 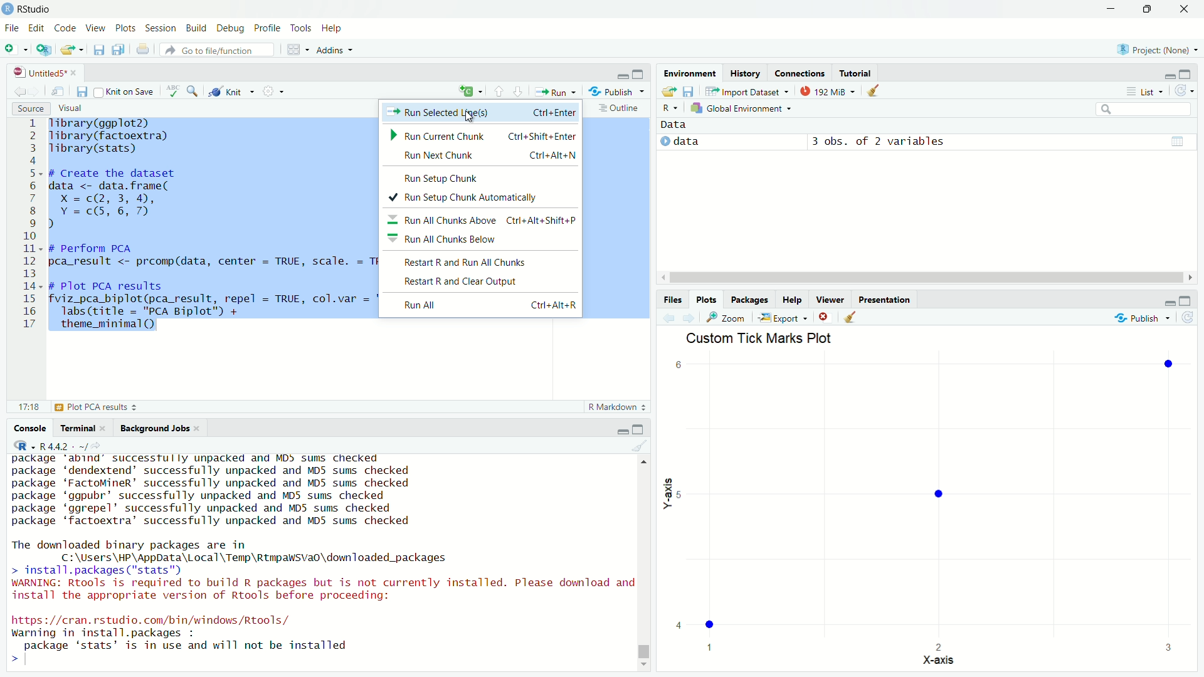 I want to click on data, so click(x=676, y=125).